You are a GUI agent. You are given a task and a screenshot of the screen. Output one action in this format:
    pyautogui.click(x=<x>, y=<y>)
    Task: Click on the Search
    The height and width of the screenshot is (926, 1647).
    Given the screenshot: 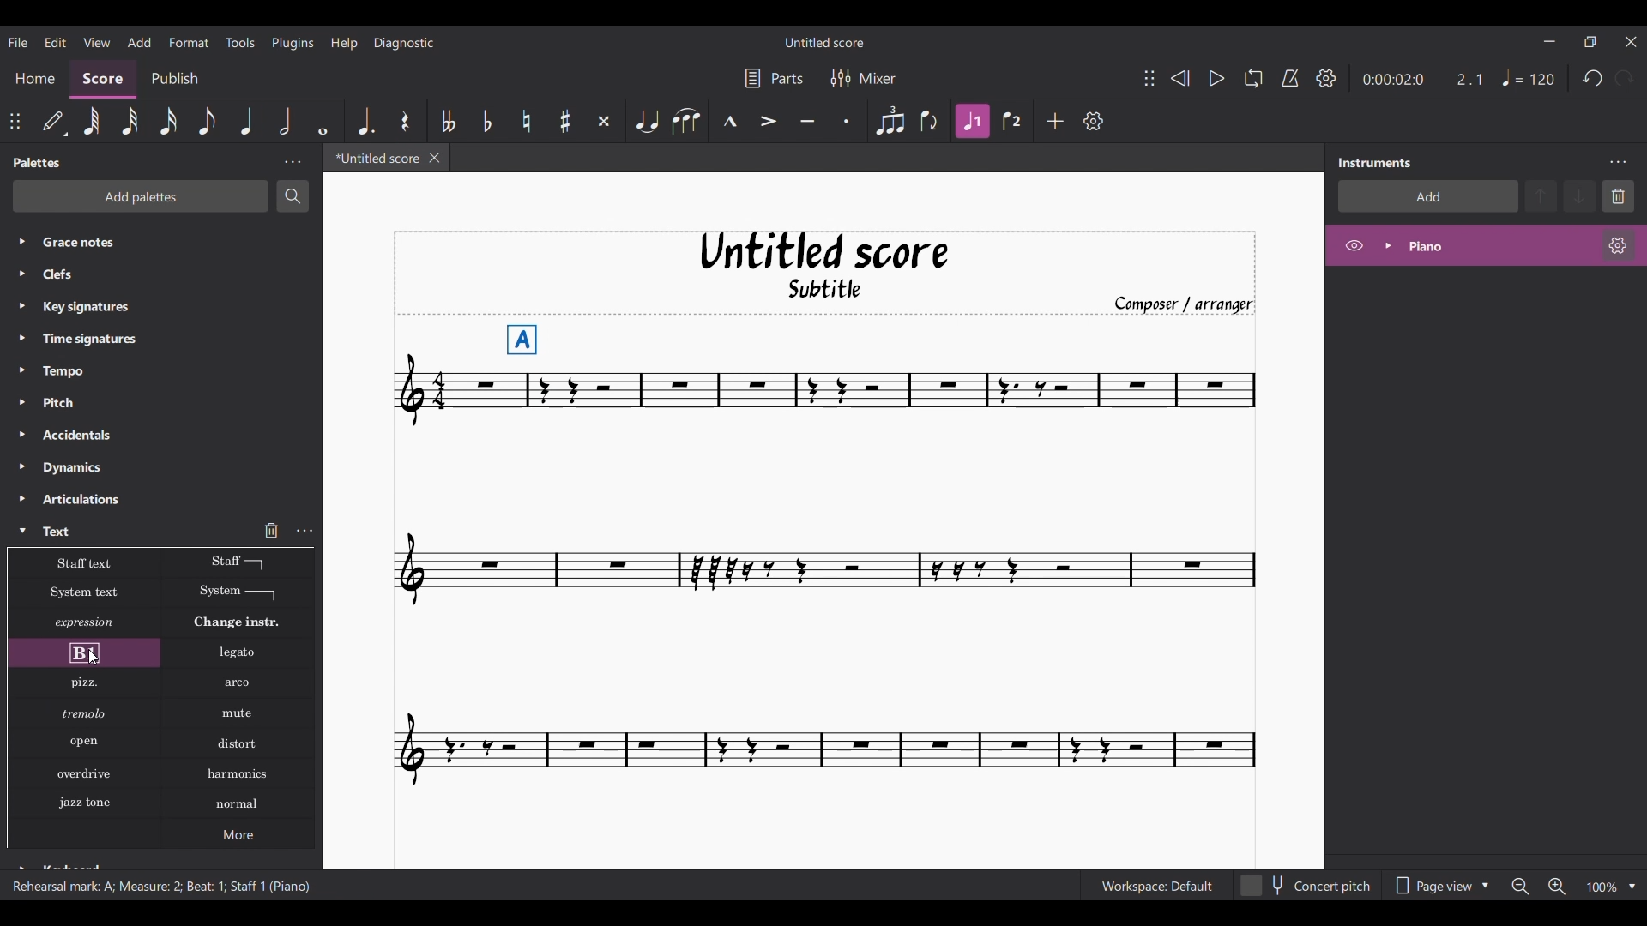 What is the action you would take?
    pyautogui.click(x=293, y=195)
    